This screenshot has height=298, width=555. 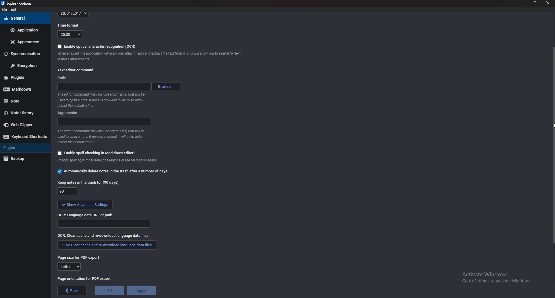 What do you see at coordinates (70, 25) in the screenshot?
I see `Time format` at bounding box center [70, 25].